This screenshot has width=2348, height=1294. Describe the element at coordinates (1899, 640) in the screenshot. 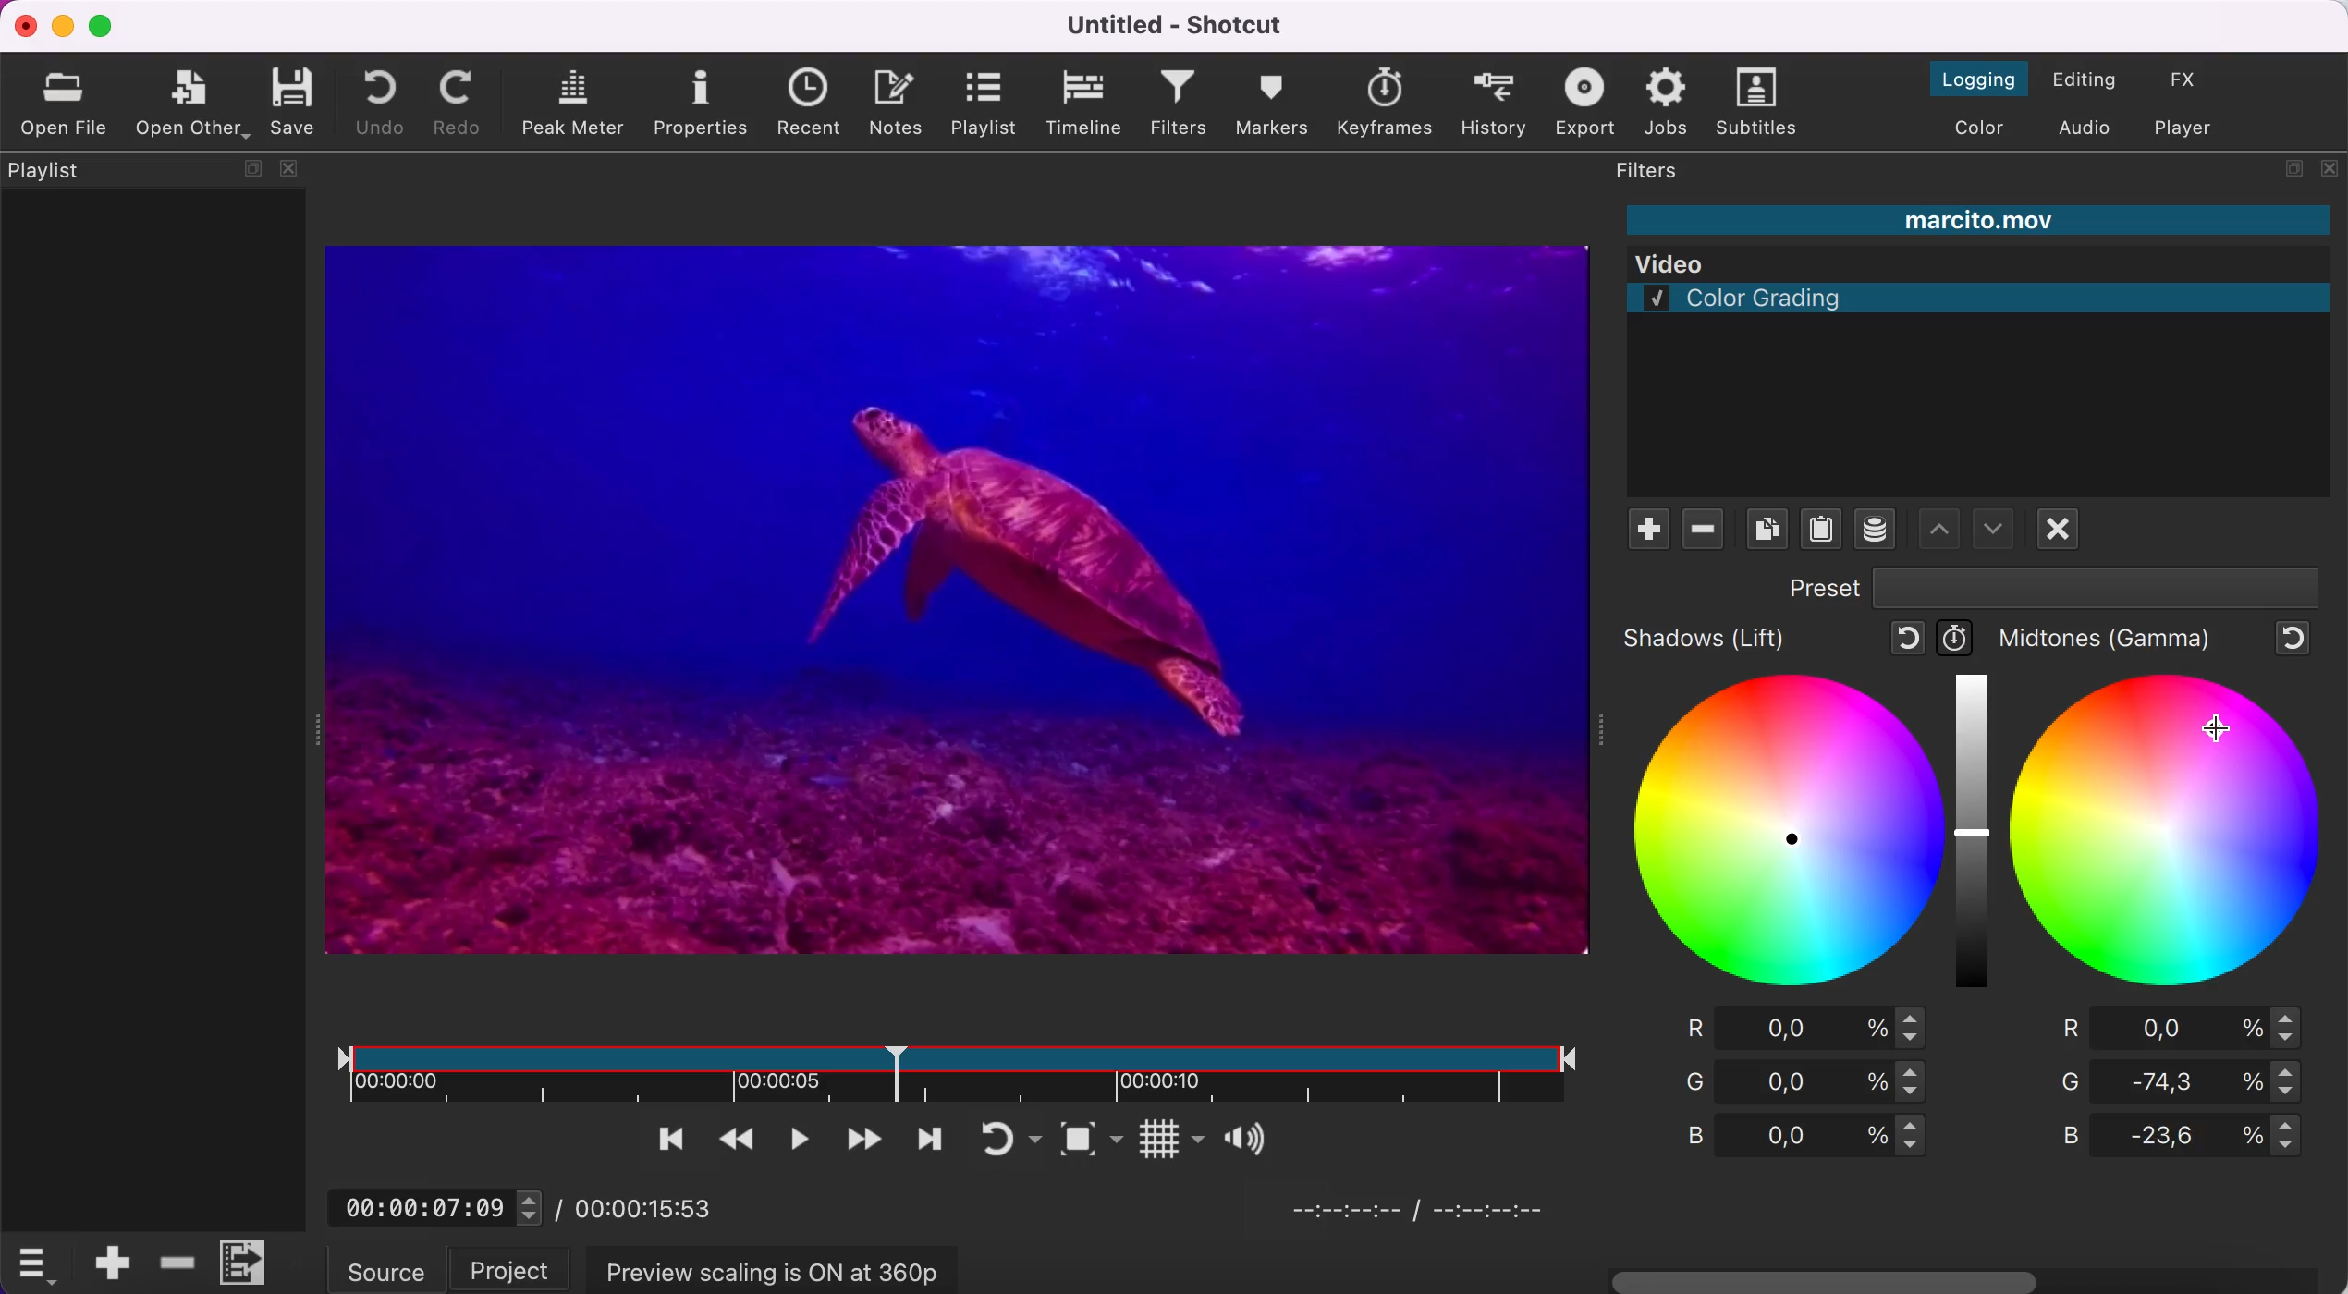

I see `reset to default` at that location.